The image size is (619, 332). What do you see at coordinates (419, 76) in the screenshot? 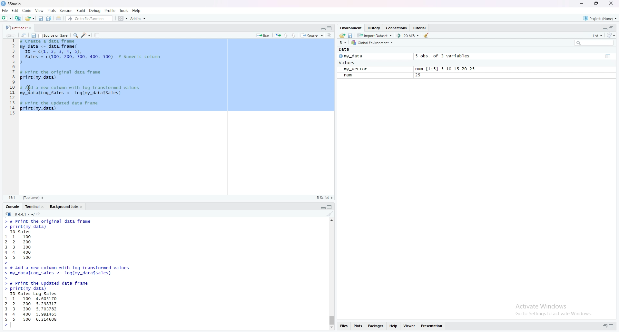
I see `25` at bounding box center [419, 76].